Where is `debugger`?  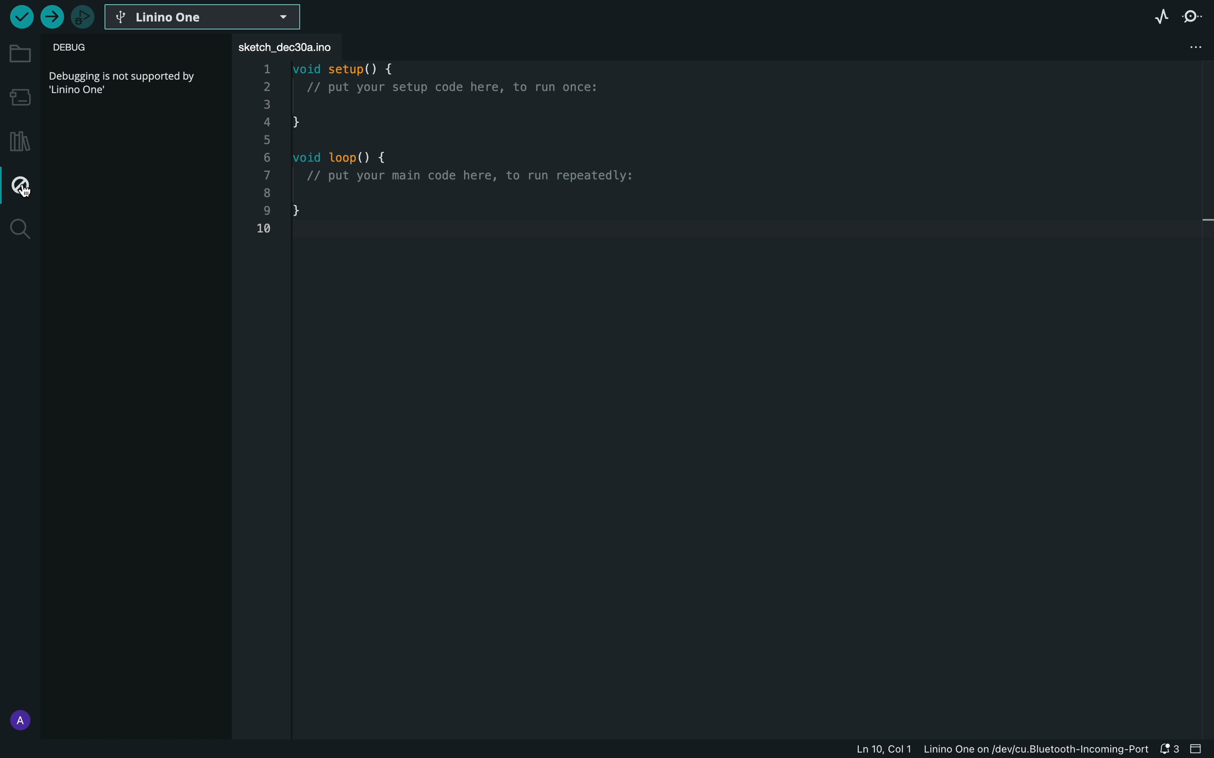
debugger is located at coordinates (83, 16).